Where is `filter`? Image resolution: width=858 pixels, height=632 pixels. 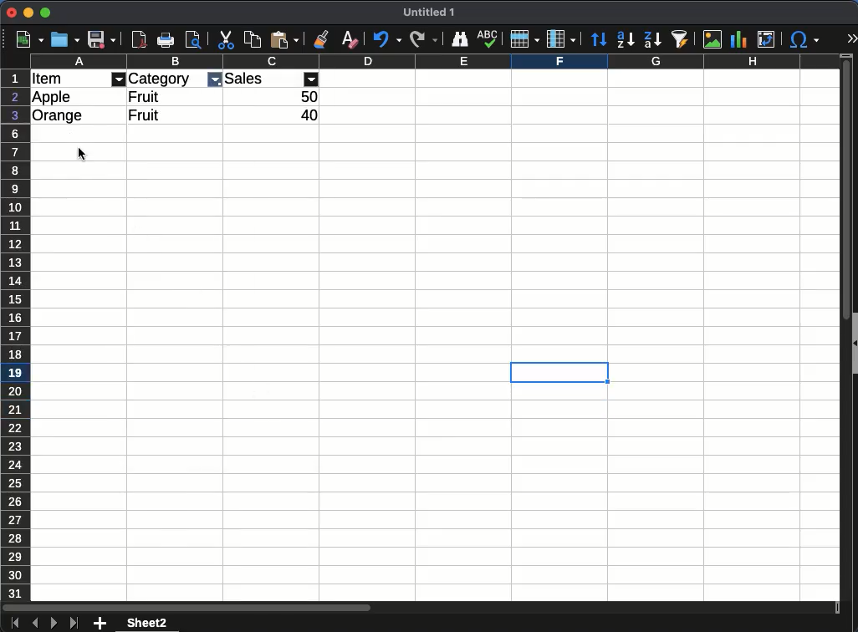 filter is located at coordinates (312, 79).